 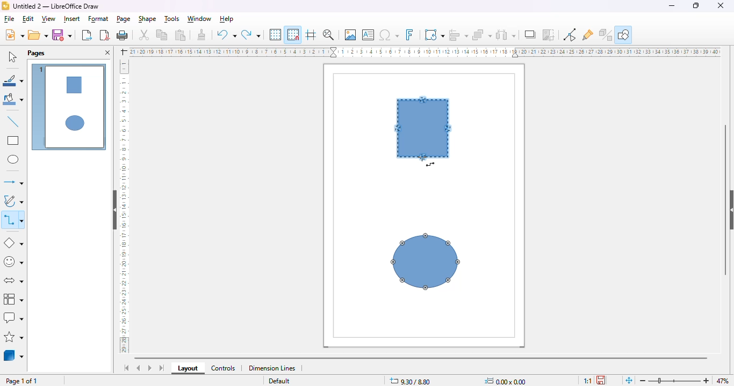 I want to click on dimension lines, so click(x=272, y=368).